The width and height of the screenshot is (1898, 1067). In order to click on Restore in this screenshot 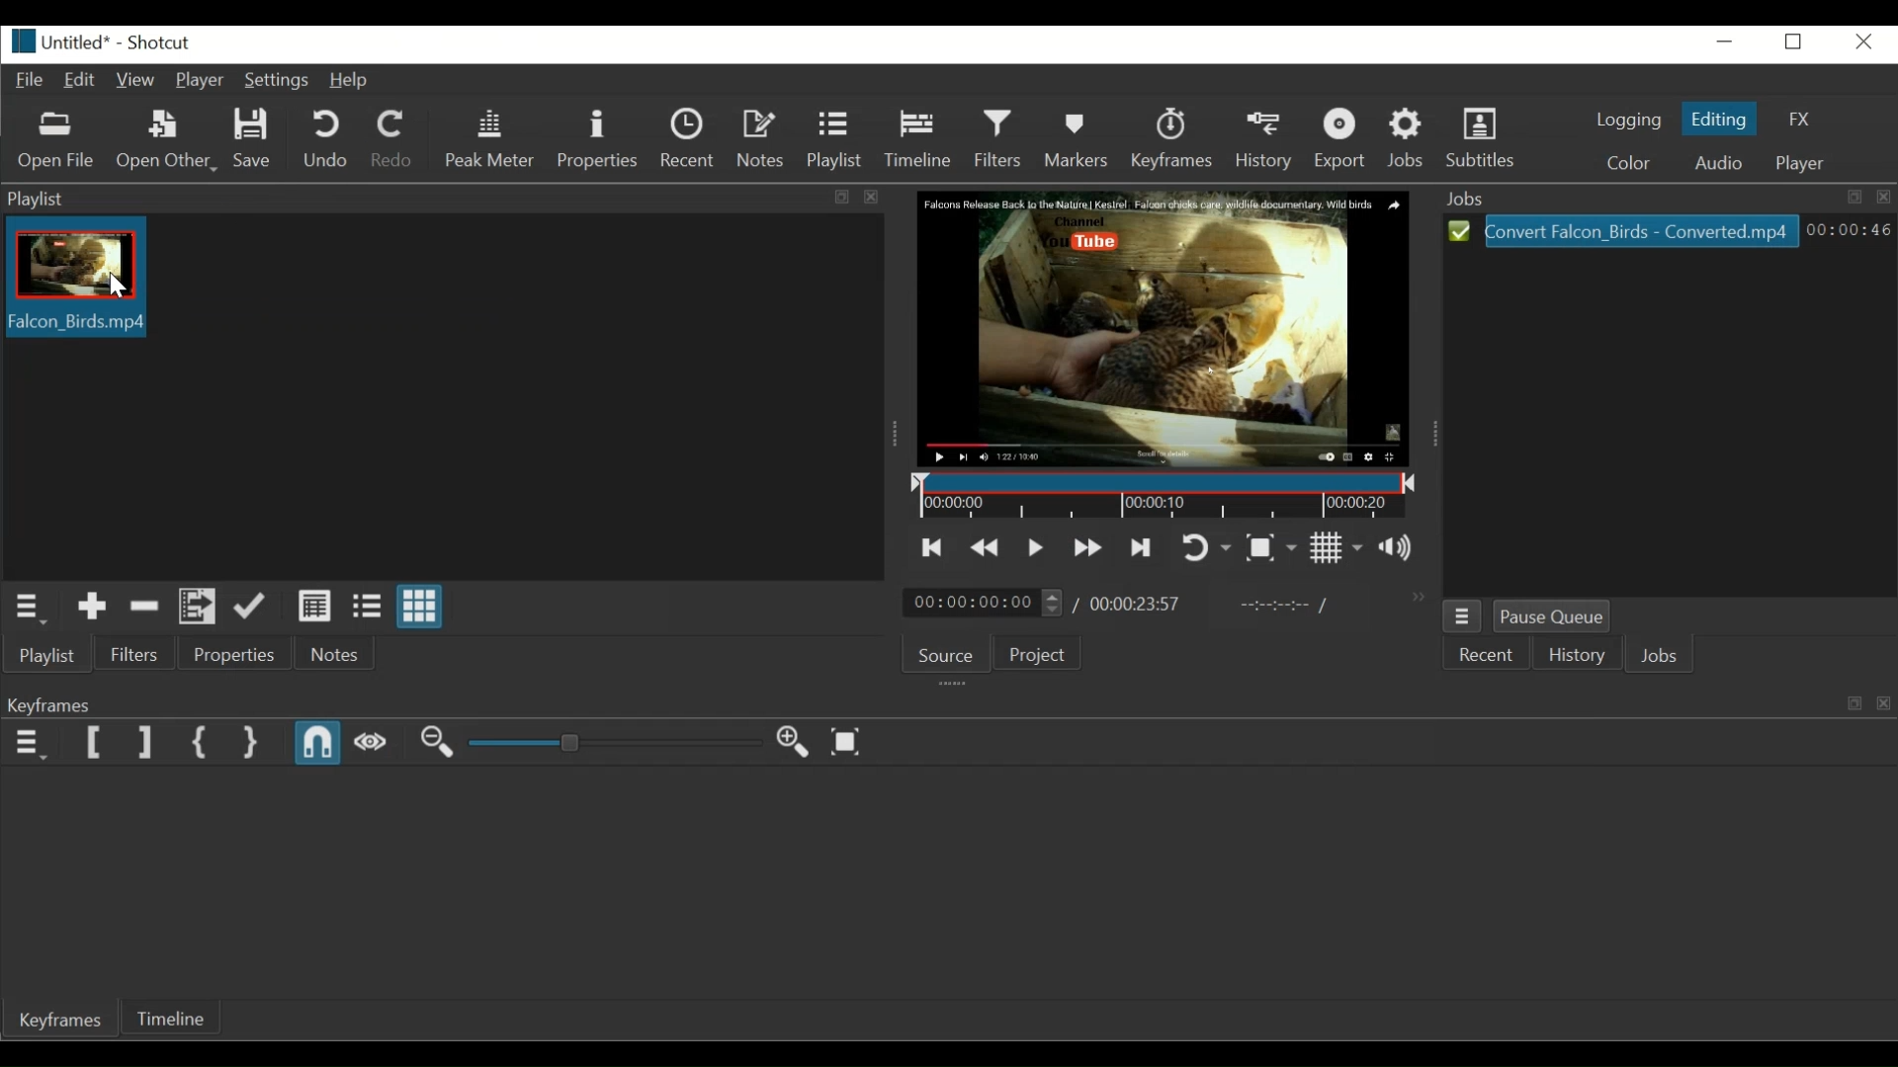, I will do `click(1792, 43)`.